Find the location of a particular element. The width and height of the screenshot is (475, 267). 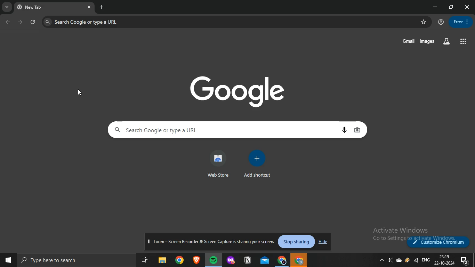

go to previous page is located at coordinates (8, 22).